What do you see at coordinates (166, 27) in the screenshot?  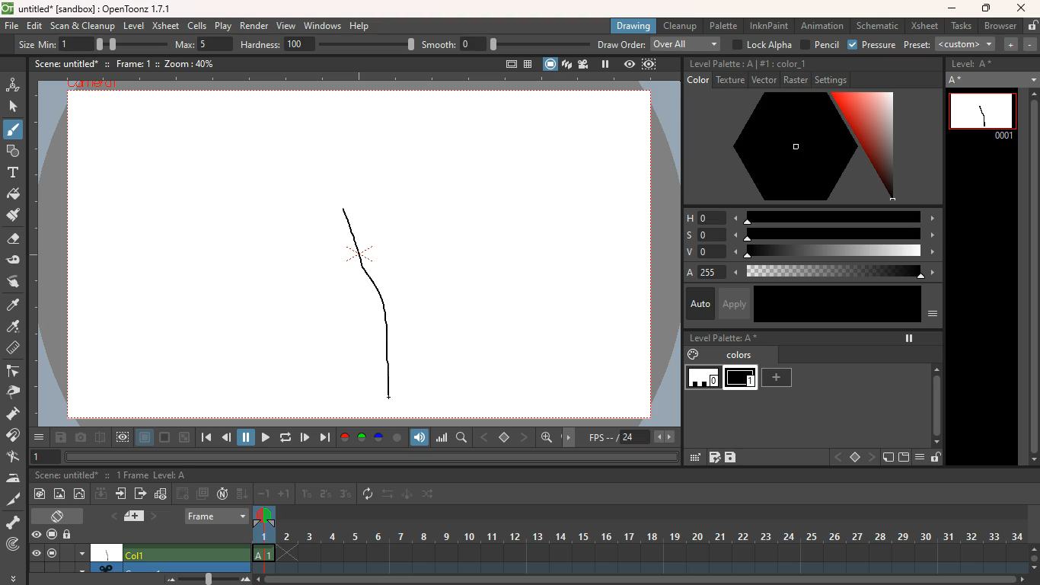 I see `xsheet` at bounding box center [166, 27].